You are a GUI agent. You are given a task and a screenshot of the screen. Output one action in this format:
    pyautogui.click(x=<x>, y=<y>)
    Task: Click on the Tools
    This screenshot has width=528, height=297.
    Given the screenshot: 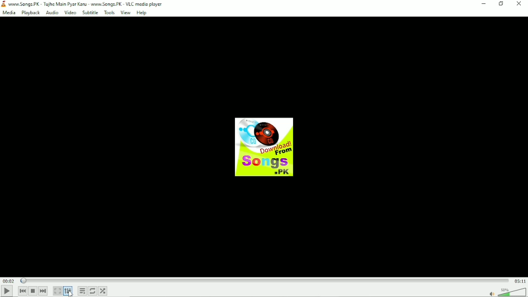 What is the action you would take?
    pyautogui.click(x=109, y=13)
    